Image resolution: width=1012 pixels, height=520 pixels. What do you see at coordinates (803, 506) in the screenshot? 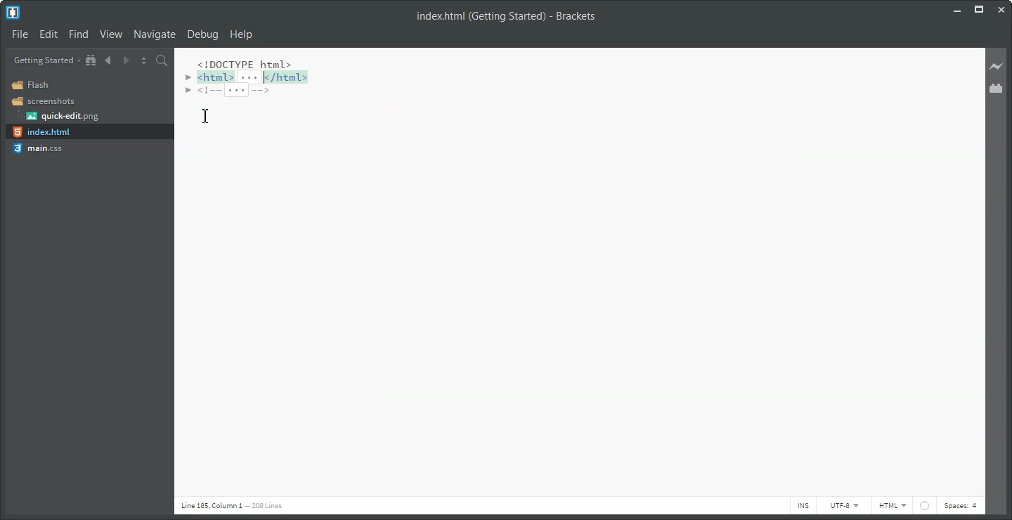
I see `INS` at bounding box center [803, 506].